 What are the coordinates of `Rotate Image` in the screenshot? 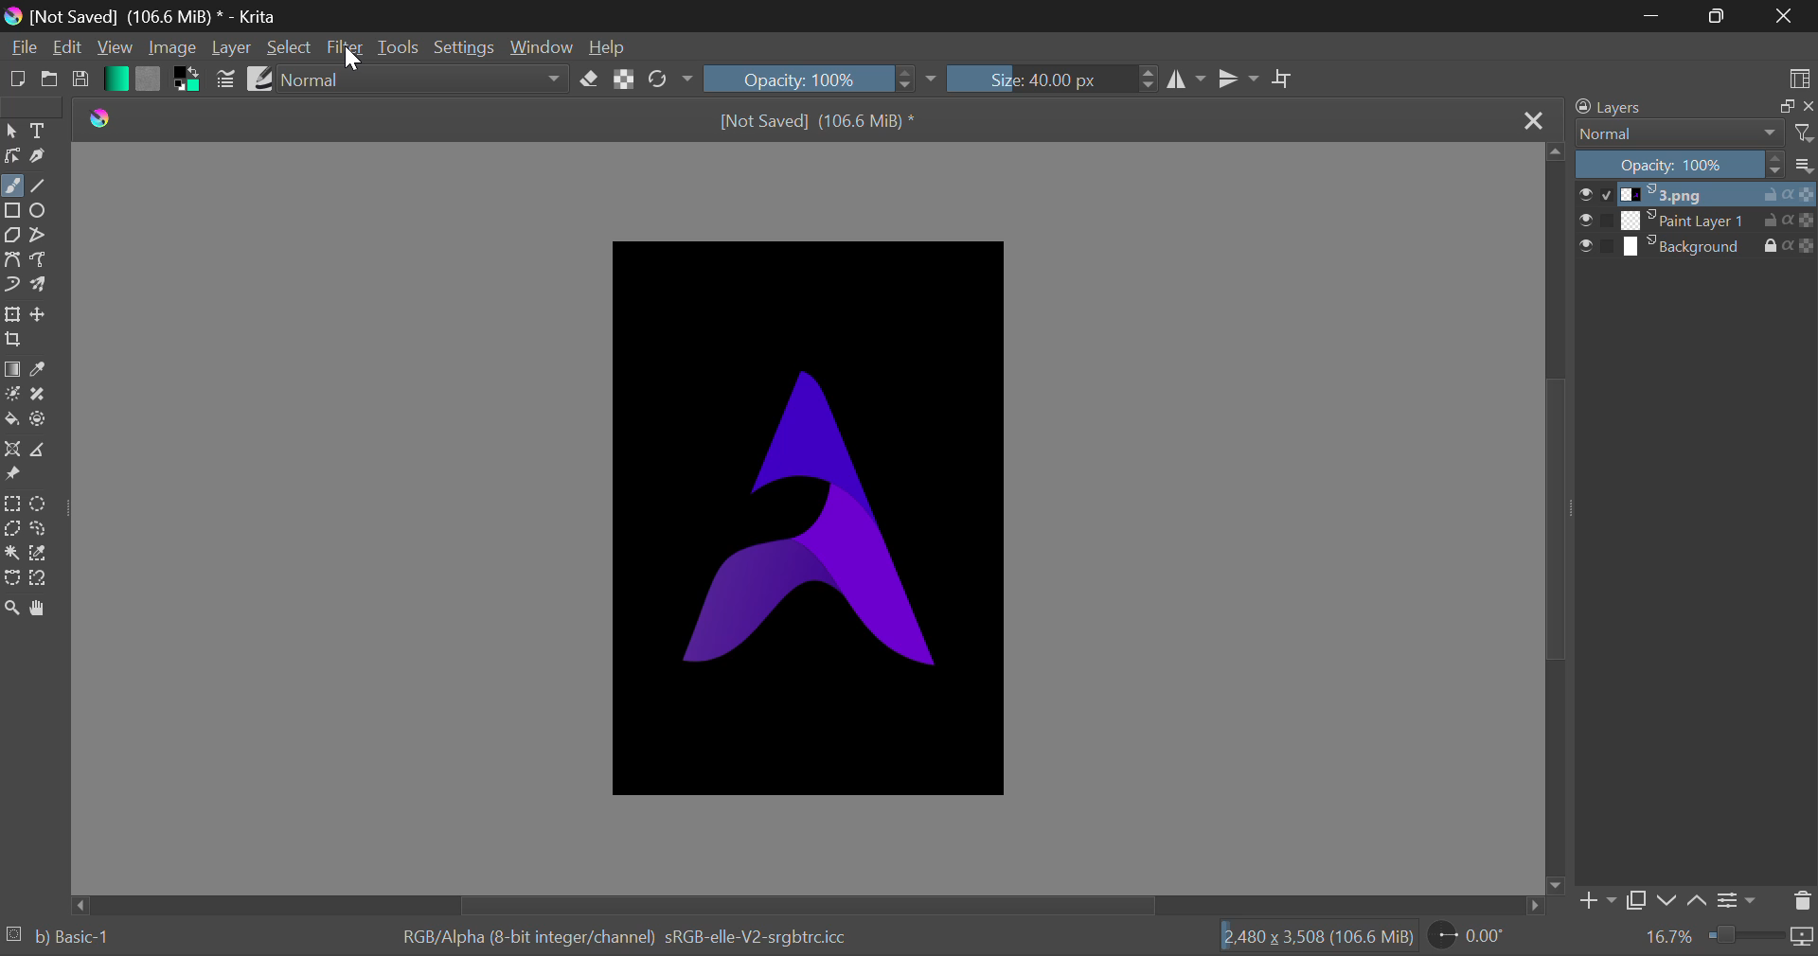 It's located at (672, 79).